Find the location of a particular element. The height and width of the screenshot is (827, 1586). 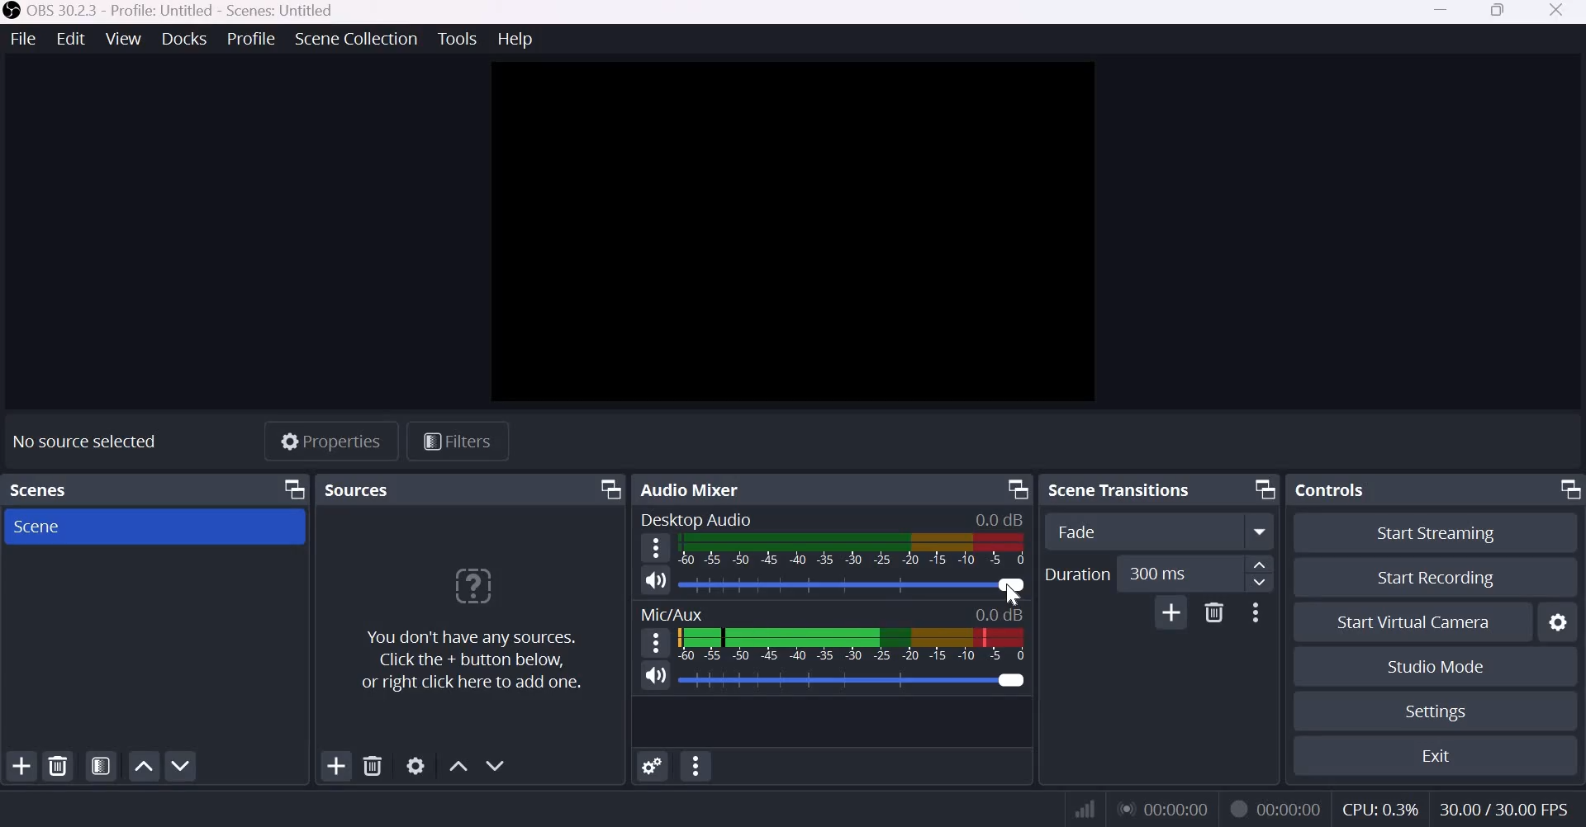

Studio Mode is located at coordinates (1434, 667).